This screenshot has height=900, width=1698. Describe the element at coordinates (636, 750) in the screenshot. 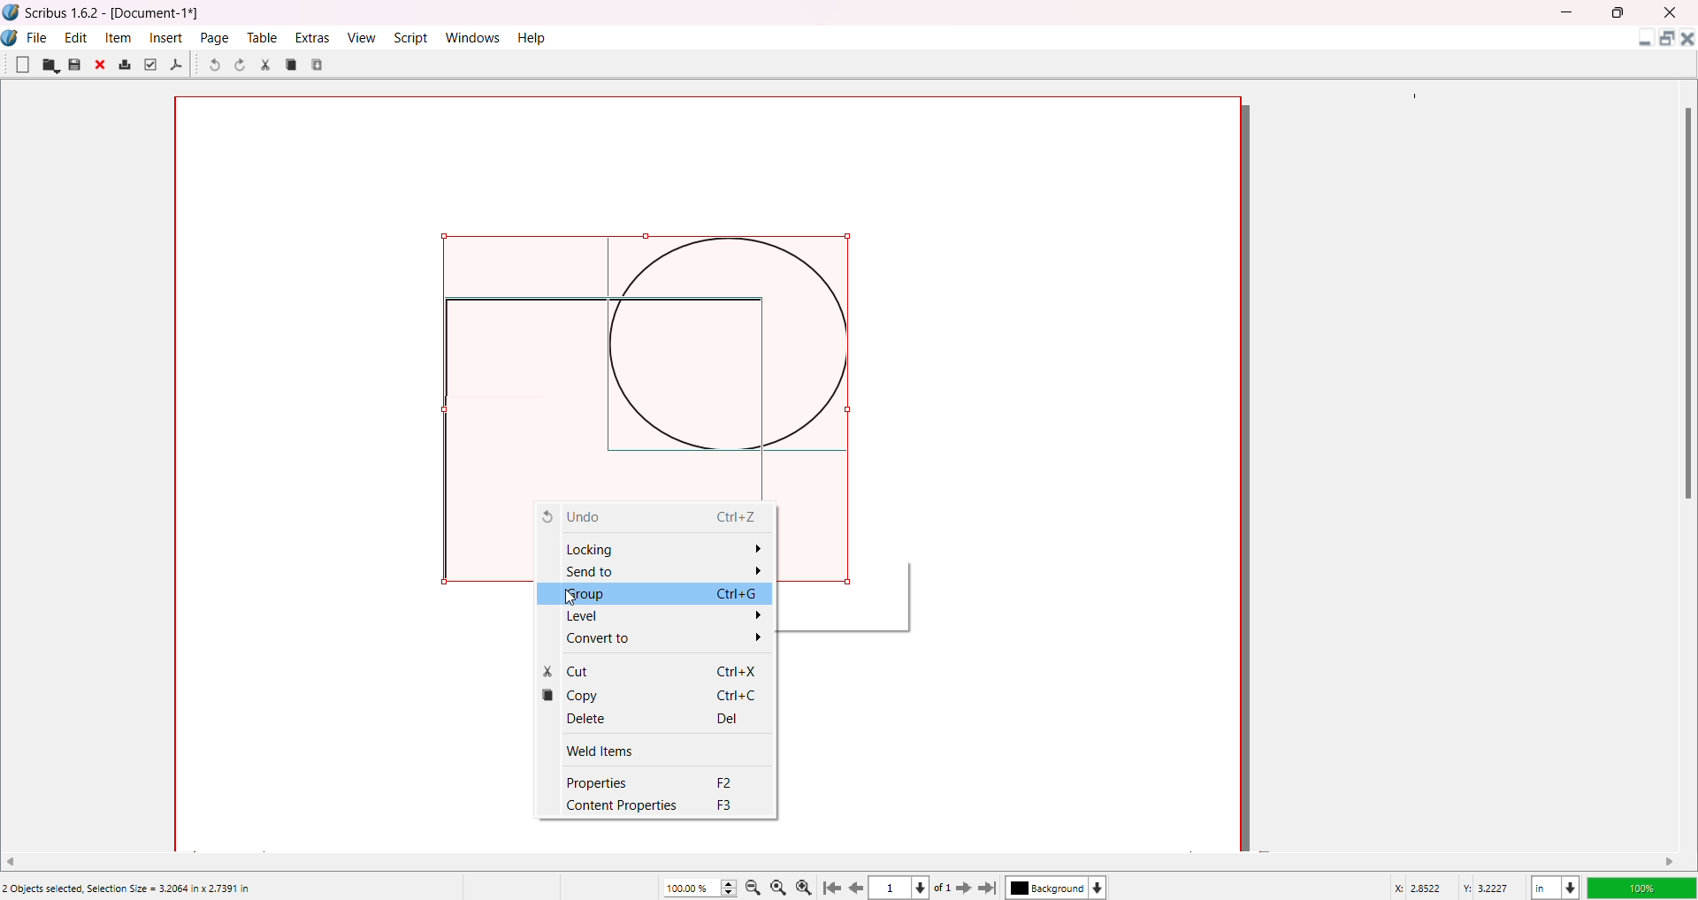

I see `Weld Items` at that location.